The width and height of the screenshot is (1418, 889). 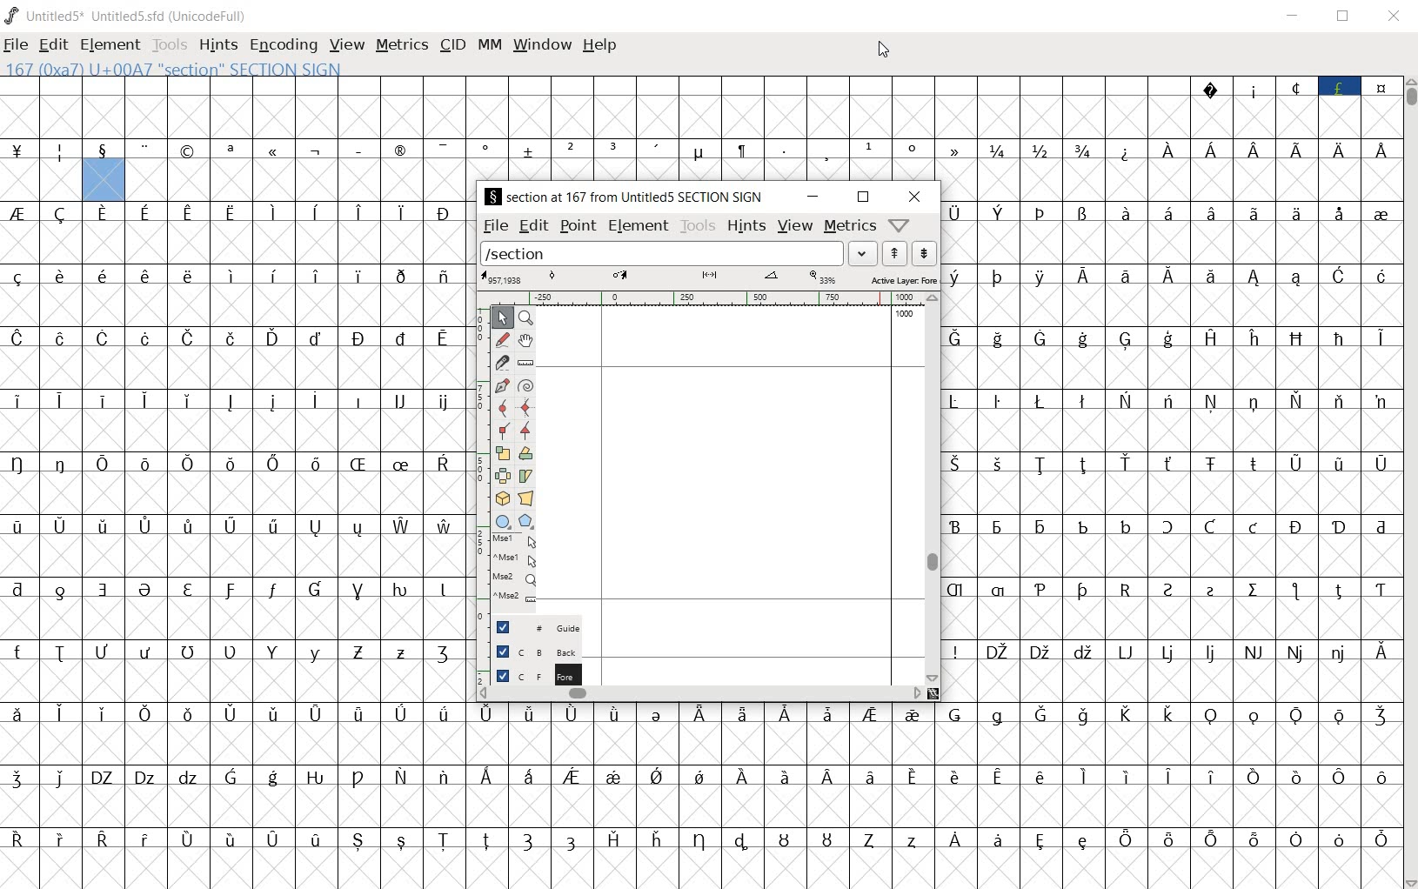 What do you see at coordinates (238, 652) in the screenshot?
I see `special letters` at bounding box center [238, 652].